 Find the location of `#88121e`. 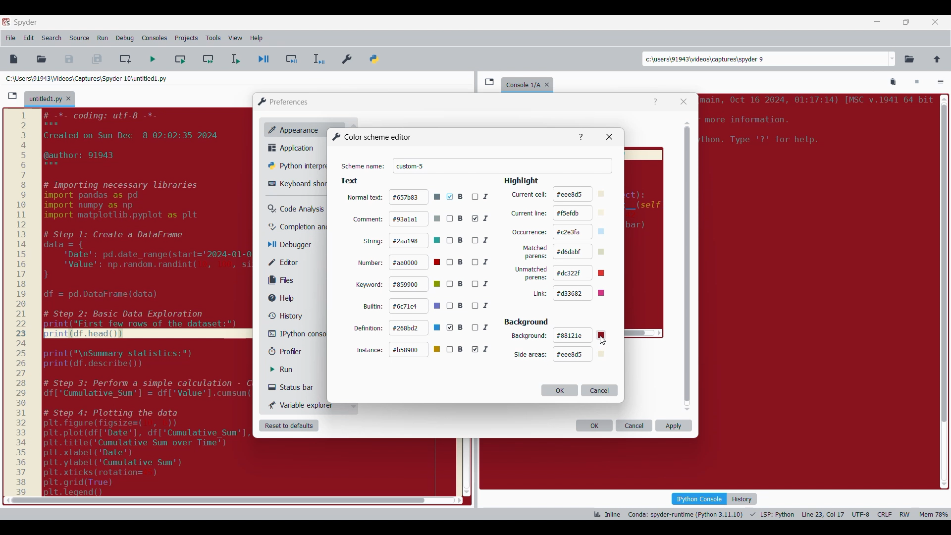

#88121e is located at coordinates (581, 335).